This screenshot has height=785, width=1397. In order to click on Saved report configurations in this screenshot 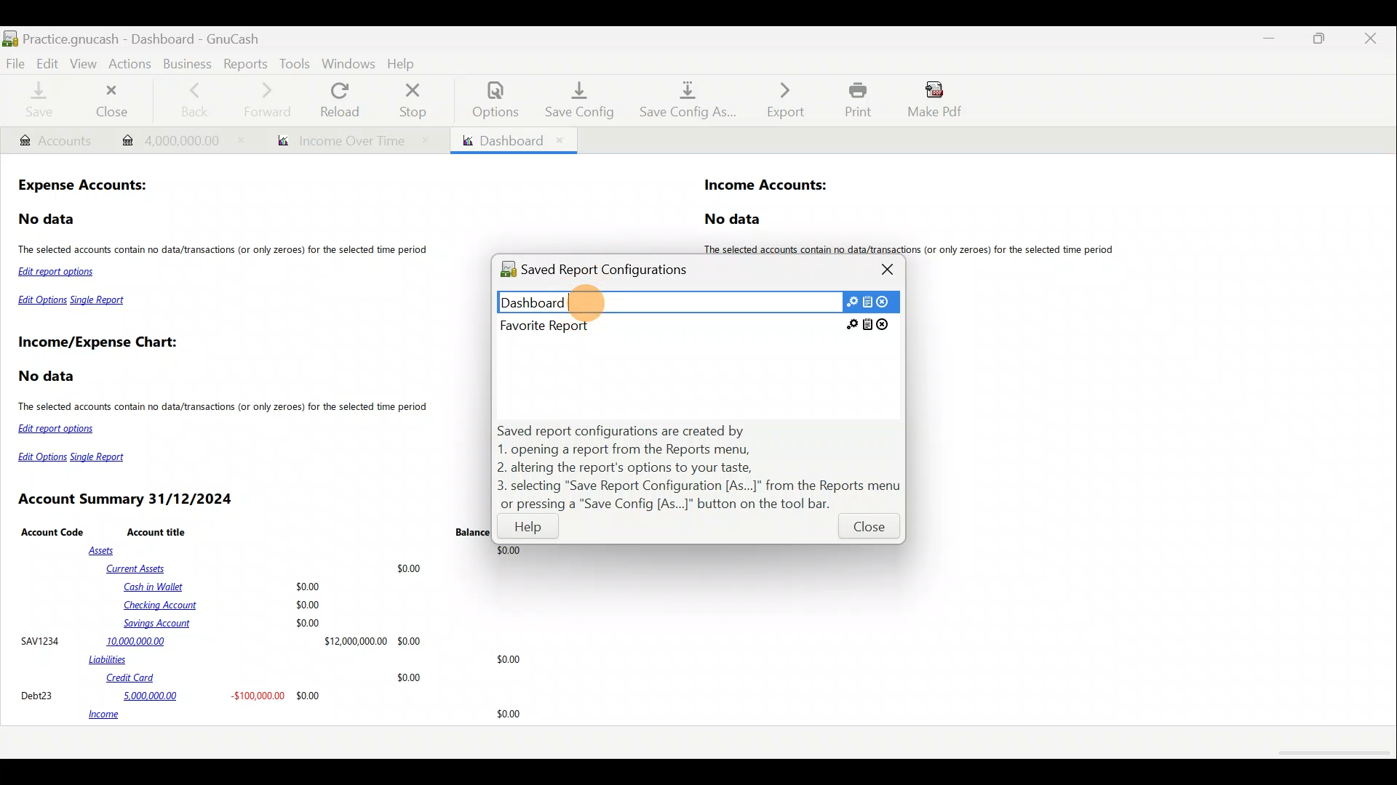, I will do `click(610, 272)`.